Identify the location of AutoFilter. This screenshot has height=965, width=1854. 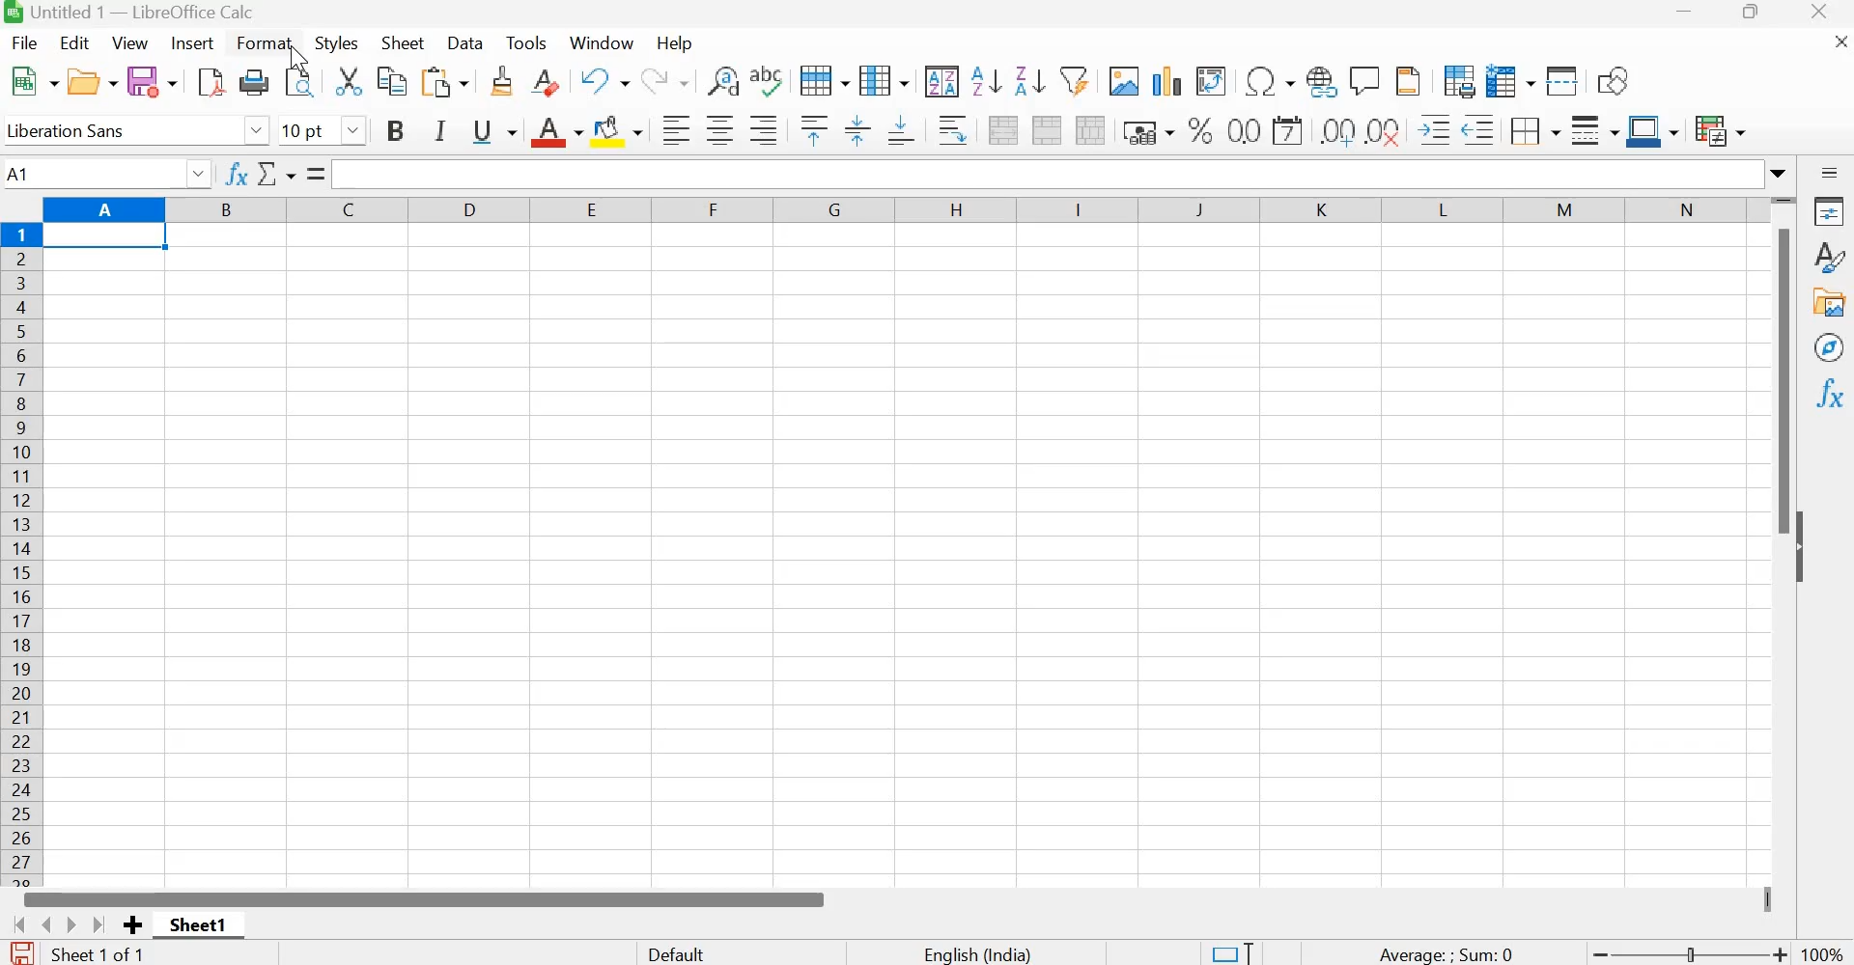
(1073, 78).